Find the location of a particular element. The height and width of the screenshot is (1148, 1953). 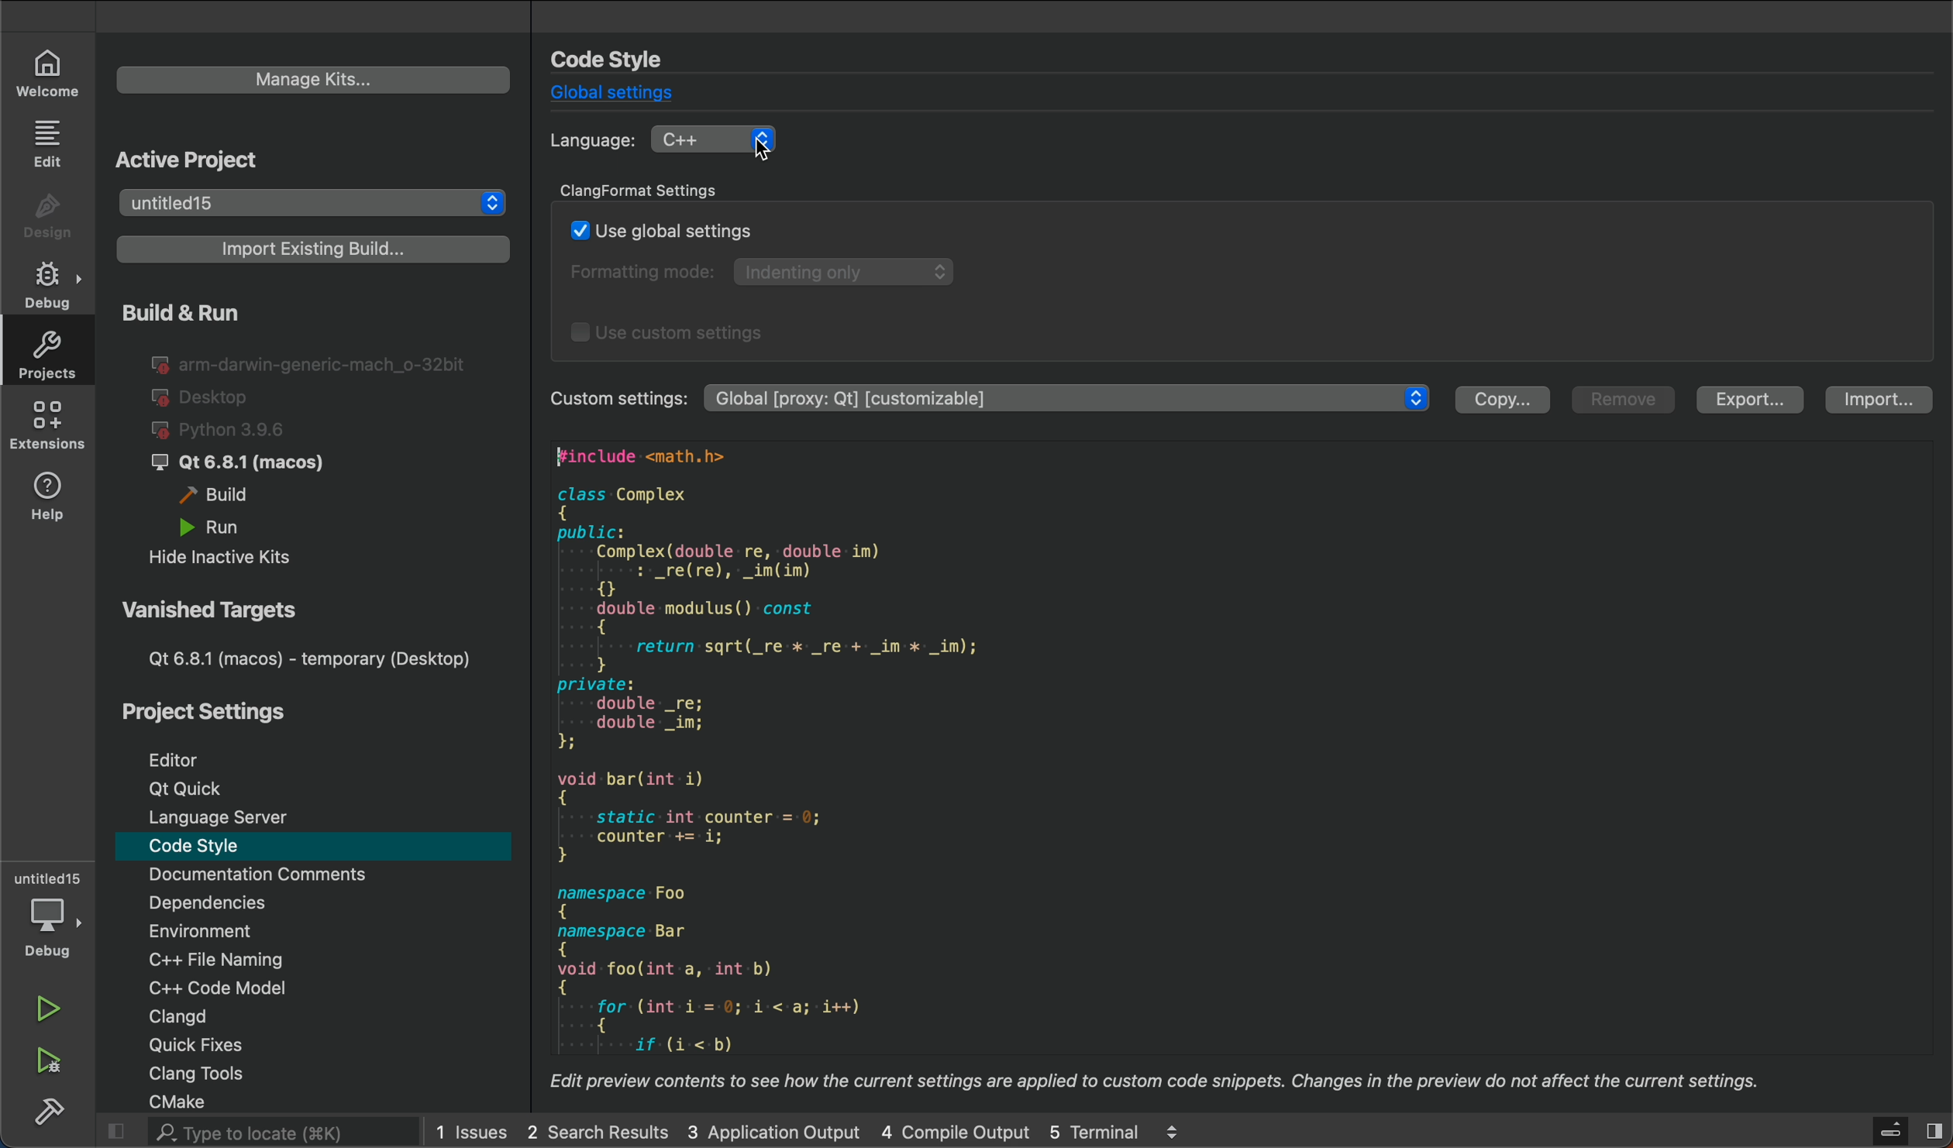

run is located at coordinates (50, 1011).